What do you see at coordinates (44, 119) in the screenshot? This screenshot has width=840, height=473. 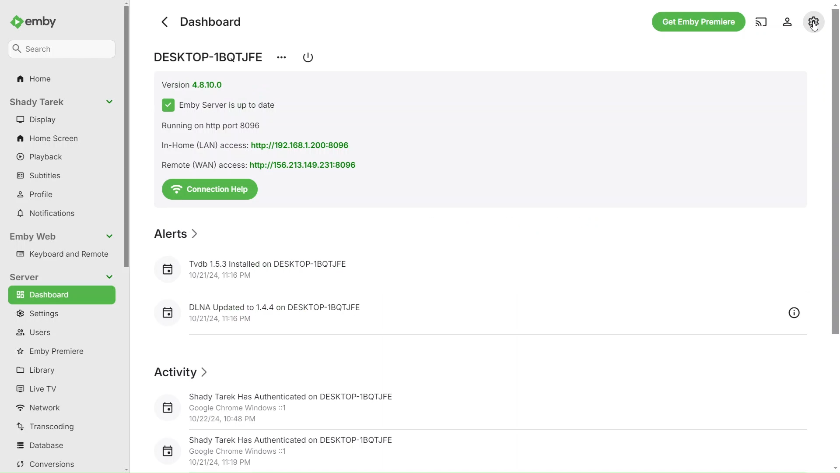 I see `Display` at bounding box center [44, 119].